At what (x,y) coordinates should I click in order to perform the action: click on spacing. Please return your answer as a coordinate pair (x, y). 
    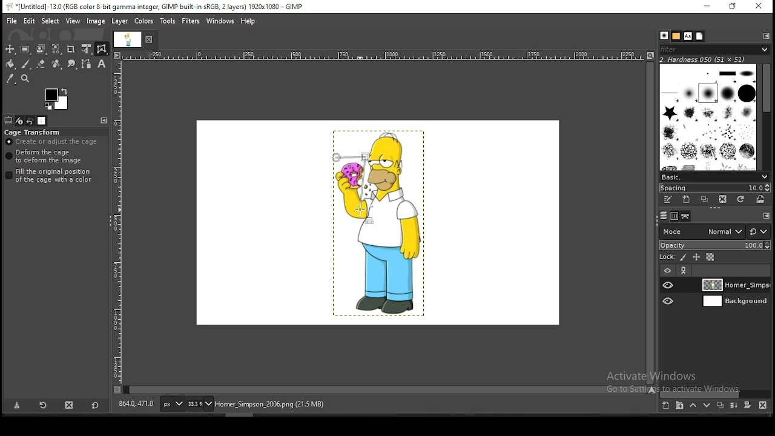
    Looking at the image, I should click on (714, 187).